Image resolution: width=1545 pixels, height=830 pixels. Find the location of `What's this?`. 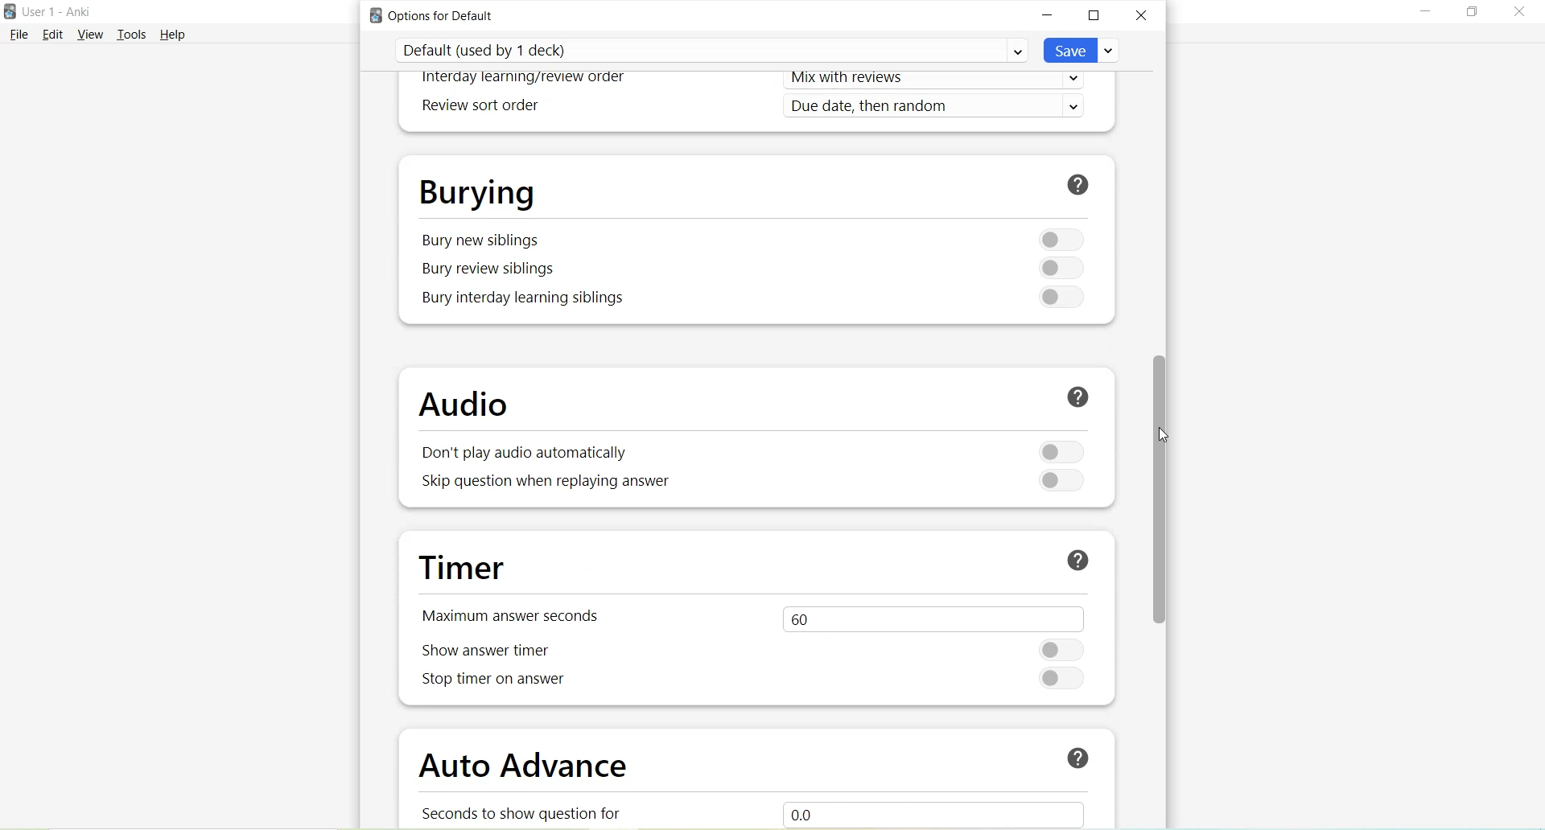

What's this? is located at coordinates (1077, 560).